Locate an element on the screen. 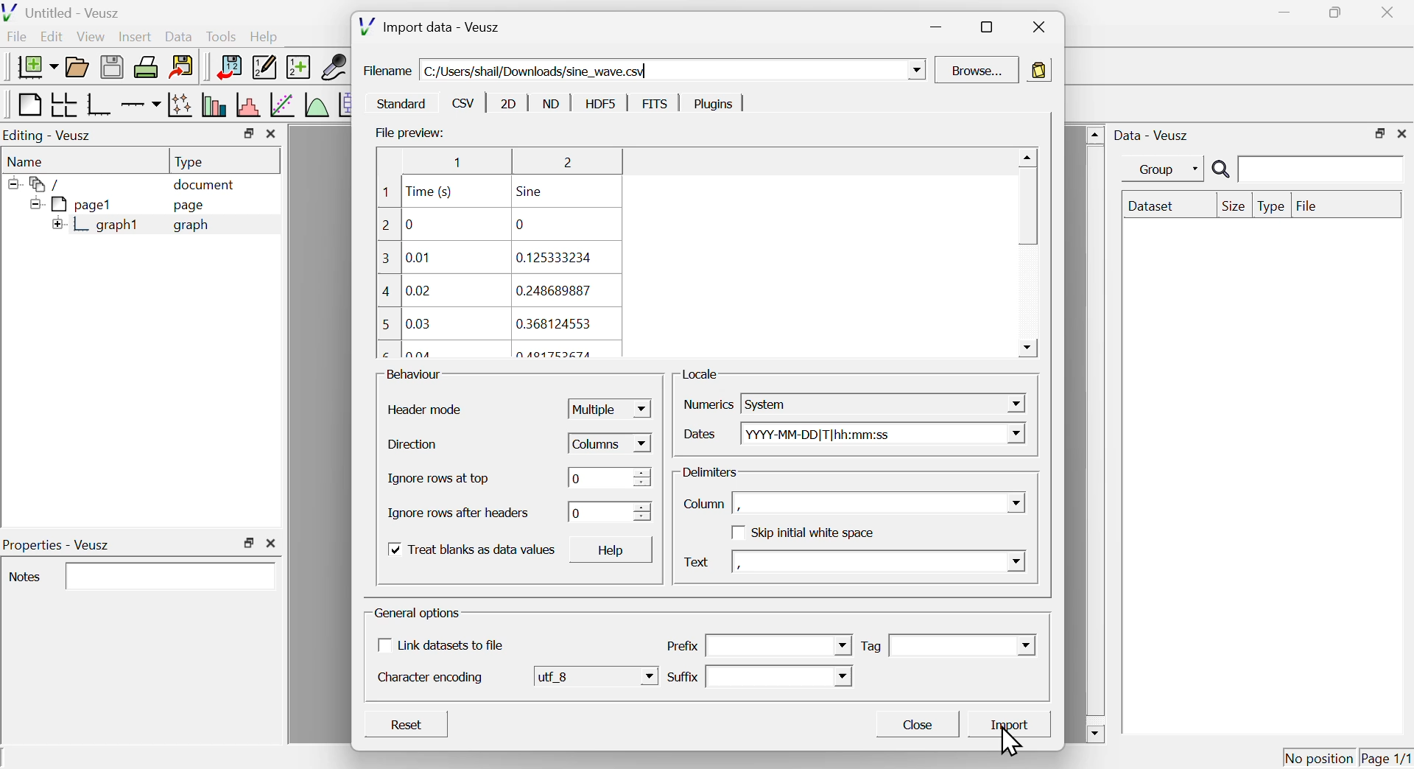 The image size is (1414, 769). Edit is located at coordinates (52, 38).